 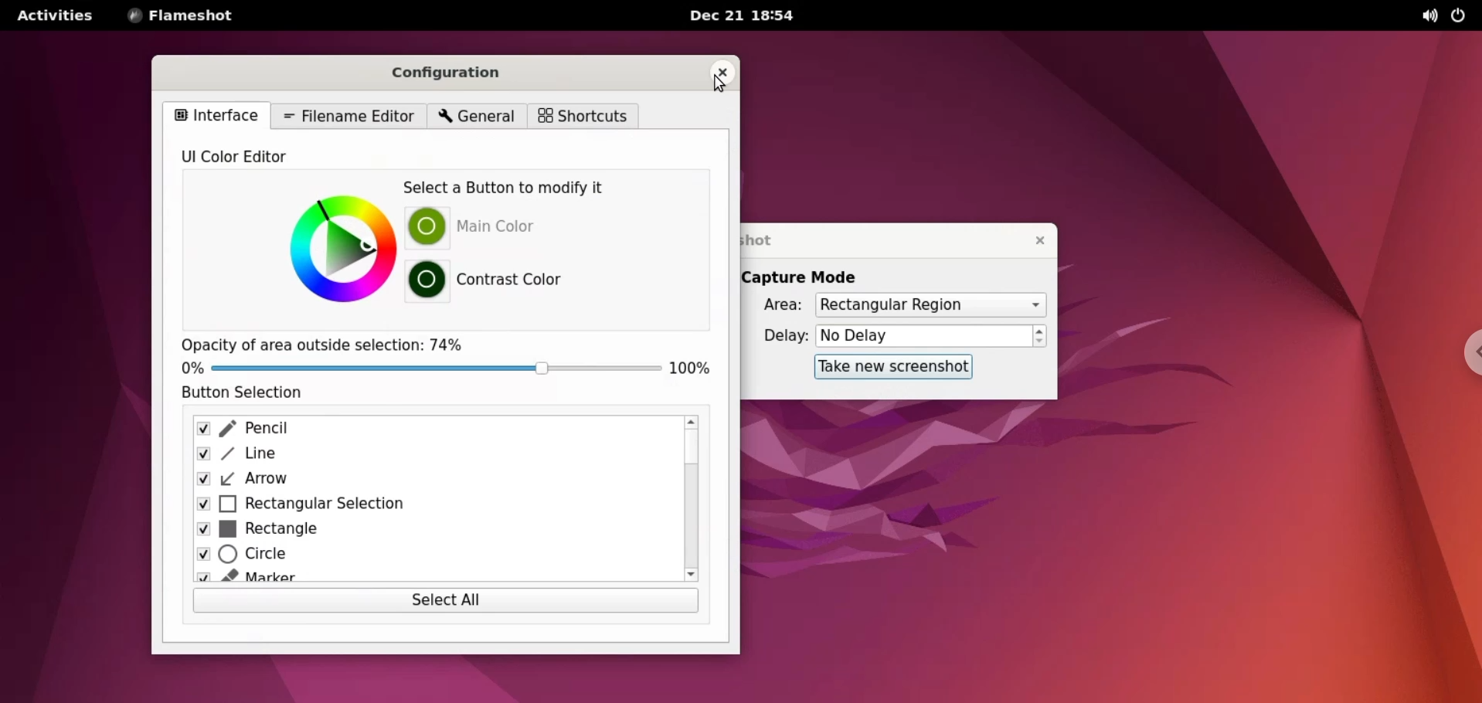 What do you see at coordinates (474, 117) in the screenshot?
I see `general` at bounding box center [474, 117].